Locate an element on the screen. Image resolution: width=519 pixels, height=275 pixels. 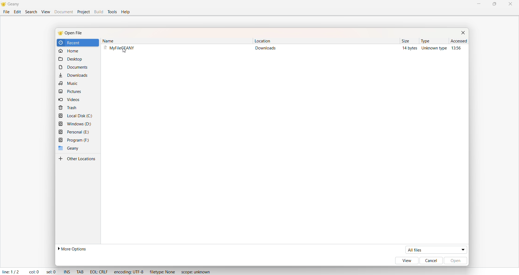
Ecoding: UTF - 8 is located at coordinates (129, 271).